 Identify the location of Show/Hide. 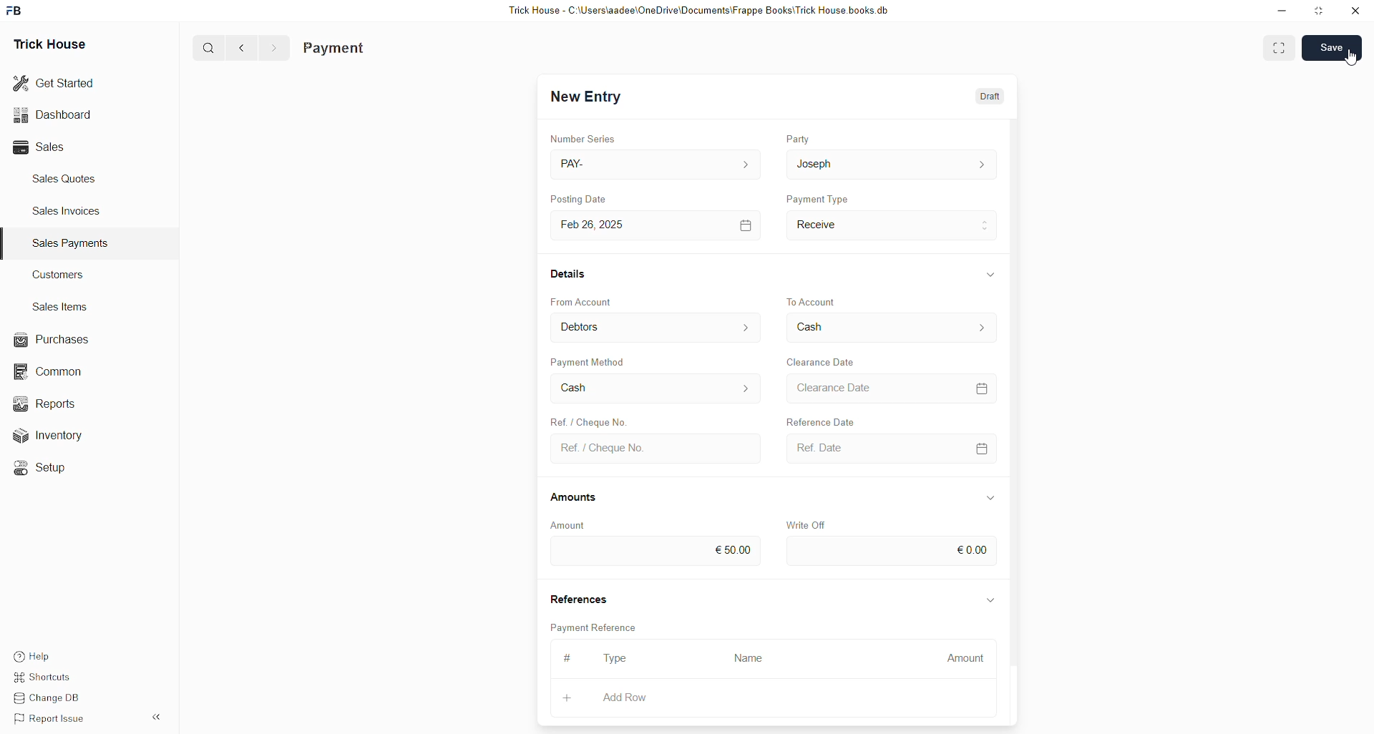
(990, 498).